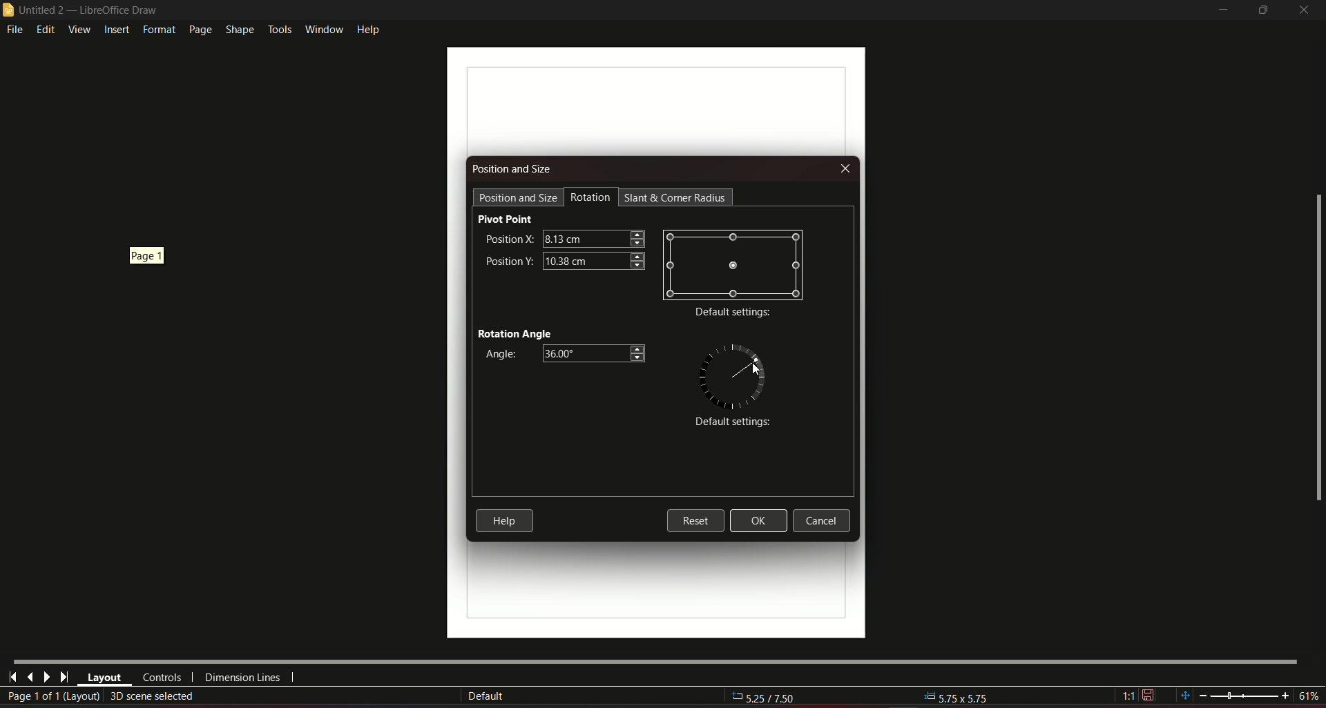 The image size is (1326, 708). I want to click on help, so click(369, 28).